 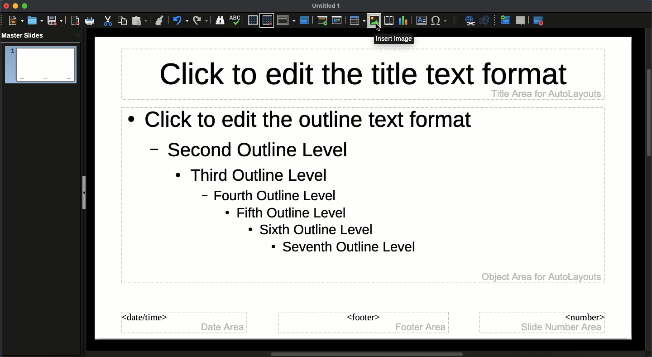 What do you see at coordinates (267, 20) in the screenshot?
I see `Snap to grid` at bounding box center [267, 20].